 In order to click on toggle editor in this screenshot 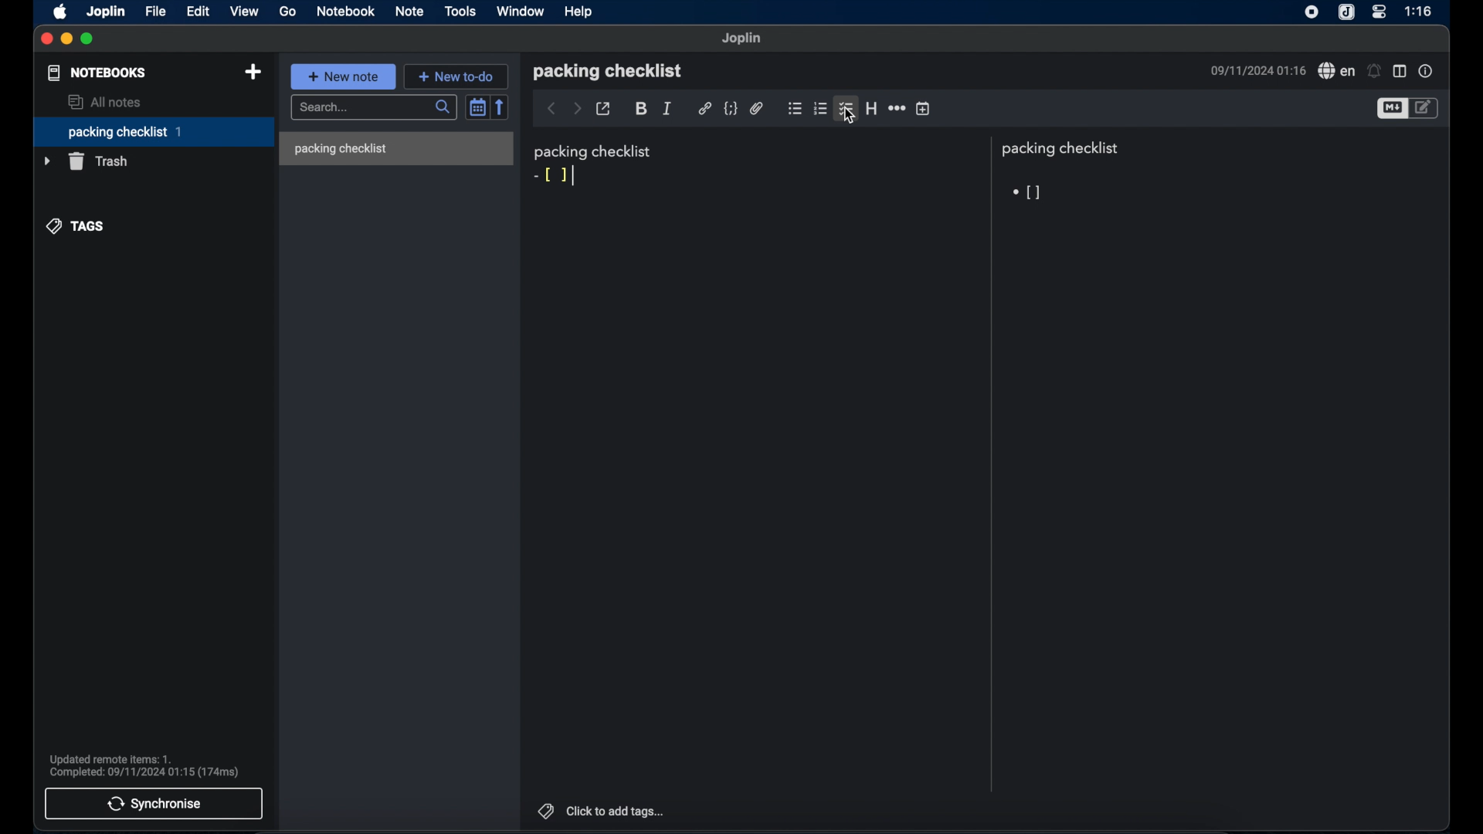, I will do `click(1391, 109)`.